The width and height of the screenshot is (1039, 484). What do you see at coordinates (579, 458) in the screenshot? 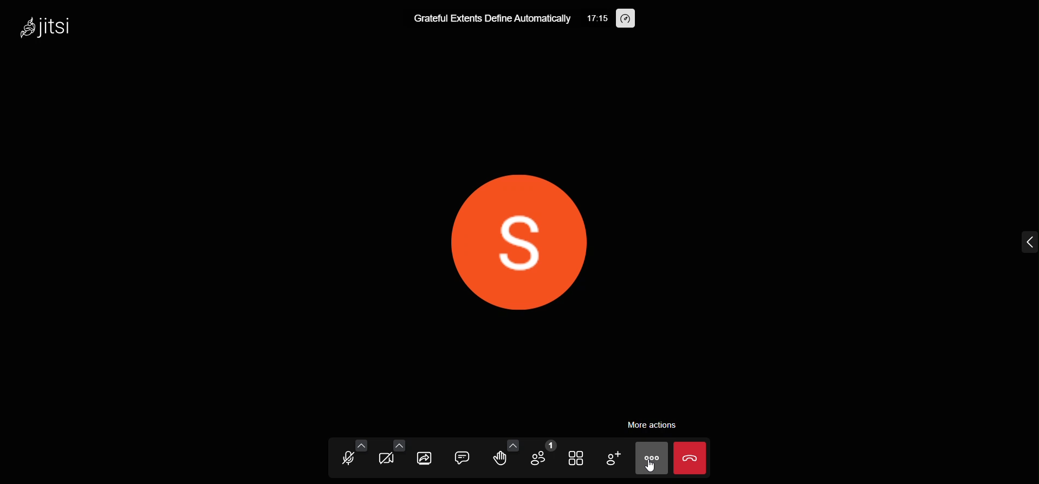
I see `tile view` at bounding box center [579, 458].